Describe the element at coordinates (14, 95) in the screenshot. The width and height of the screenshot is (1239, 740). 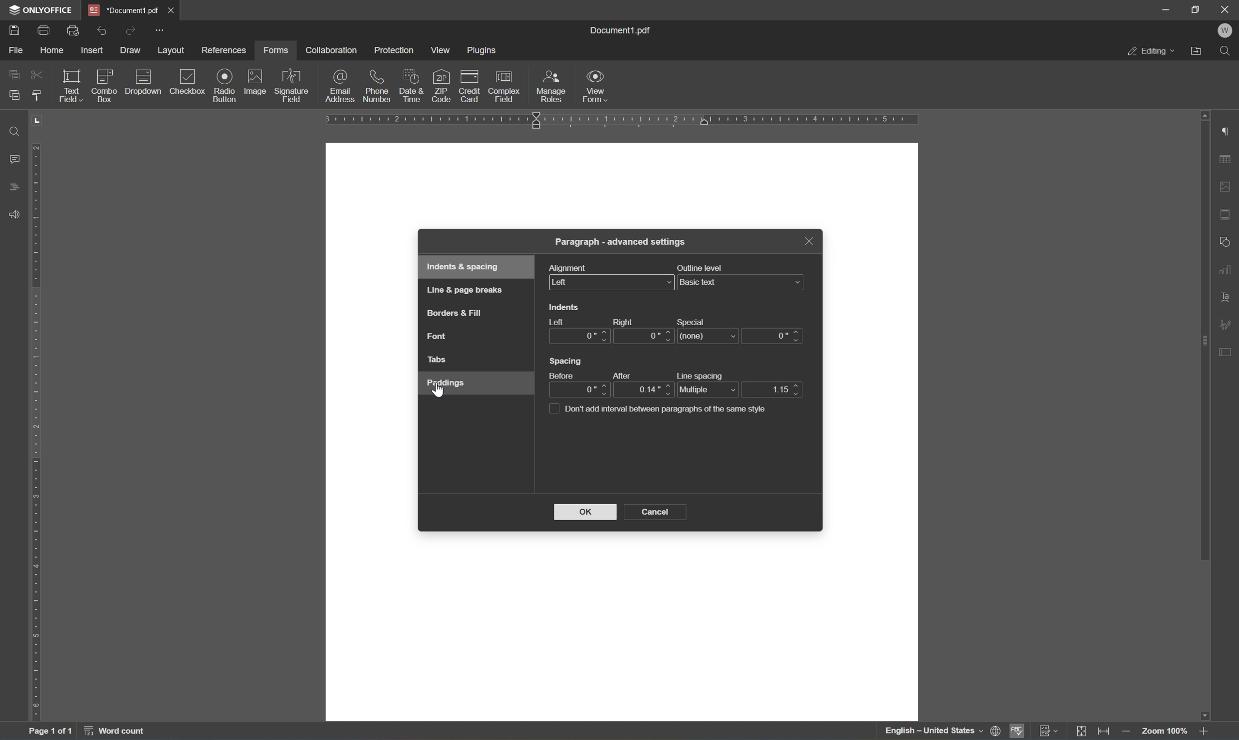
I see `paste` at that location.